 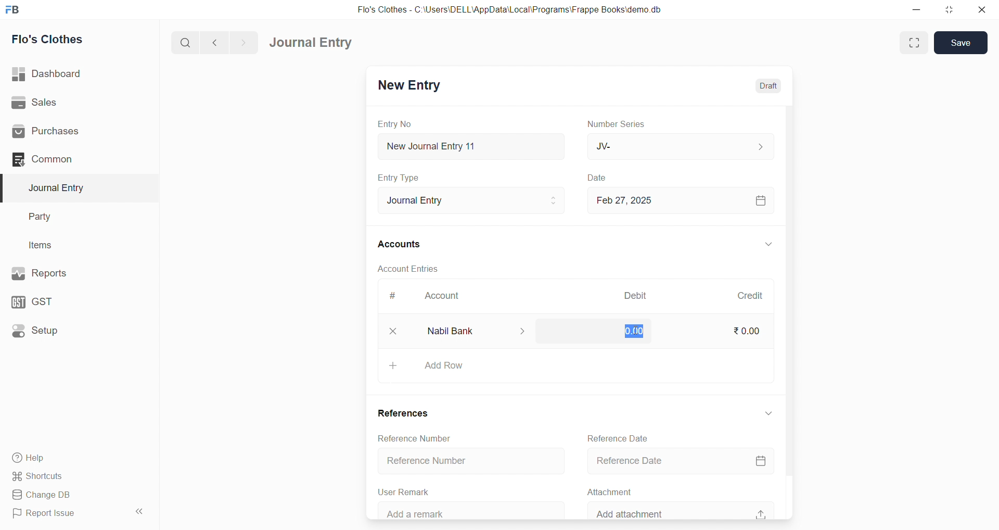 What do you see at coordinates (915, 9) in the screenshot?
I see `minimize` at bounding box center [915, 9].